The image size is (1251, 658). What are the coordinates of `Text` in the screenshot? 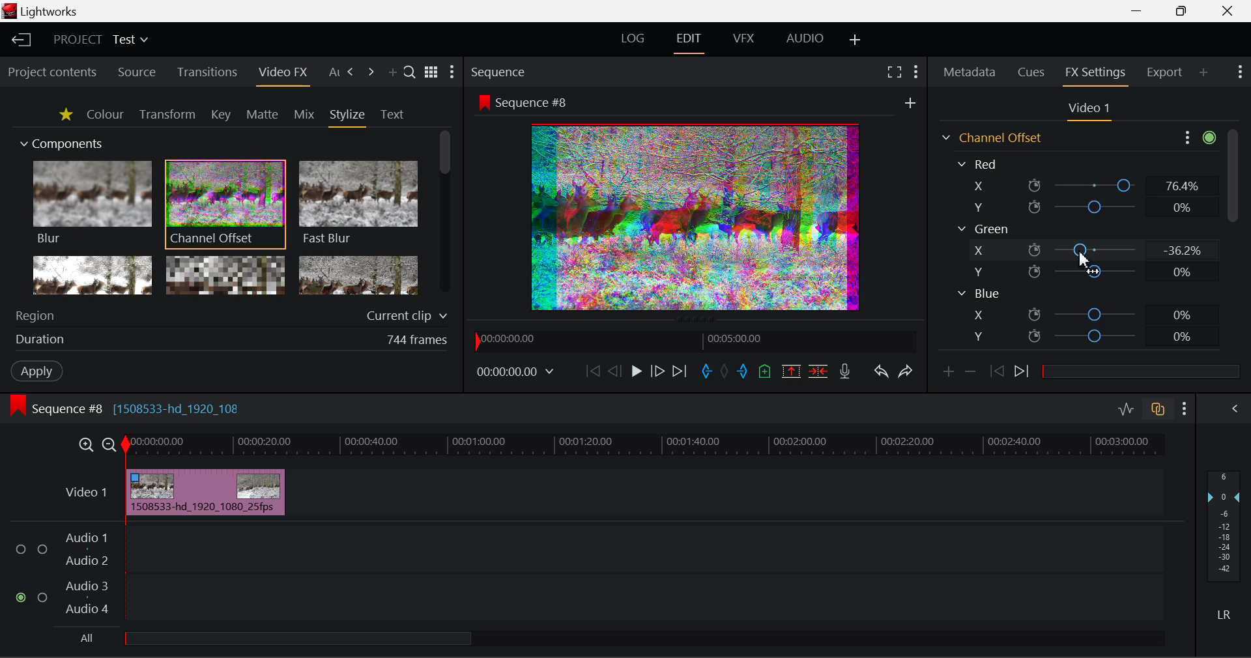 It's located at (392, 115).